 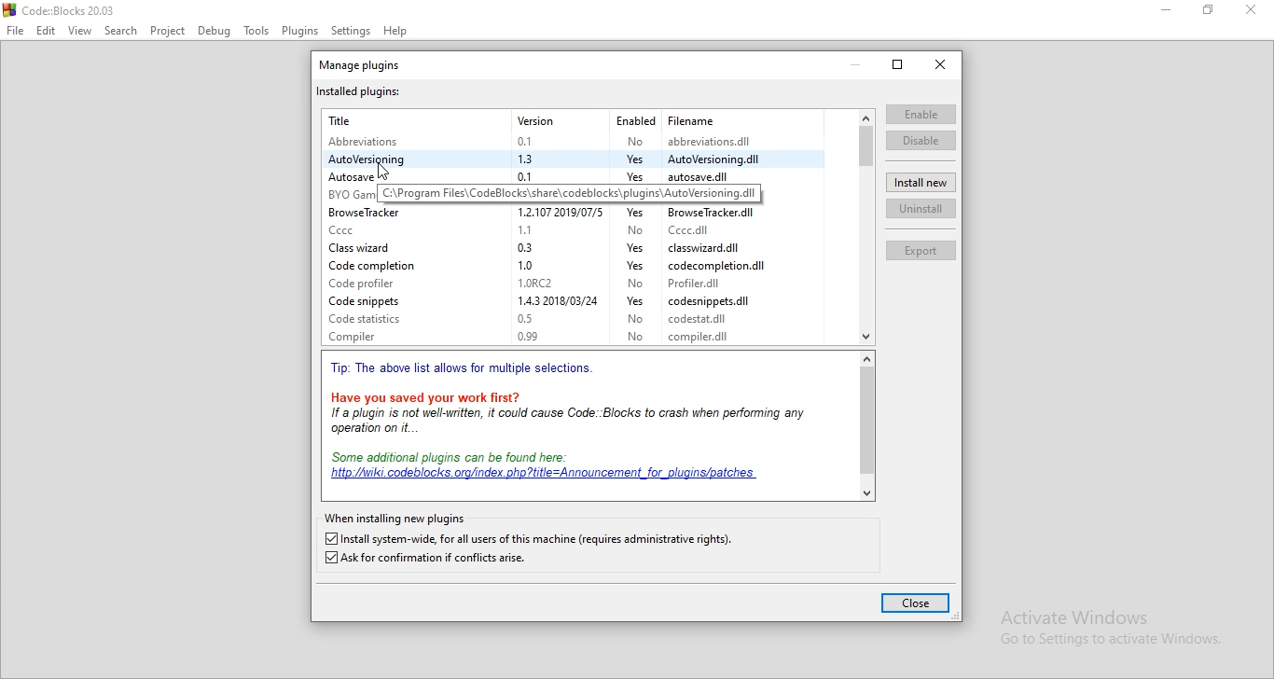 What do you see at coordinates (630, 302) in the screenshot?
I see `yes` at bounding box center [630, 302].